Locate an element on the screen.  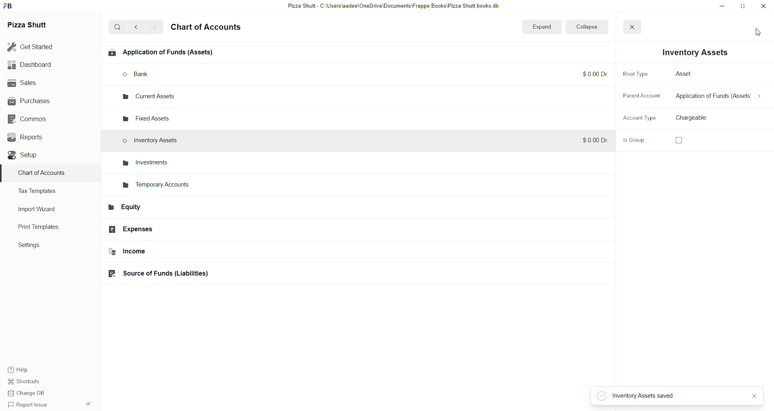
Expenses  is located at coordinates (161, 229).